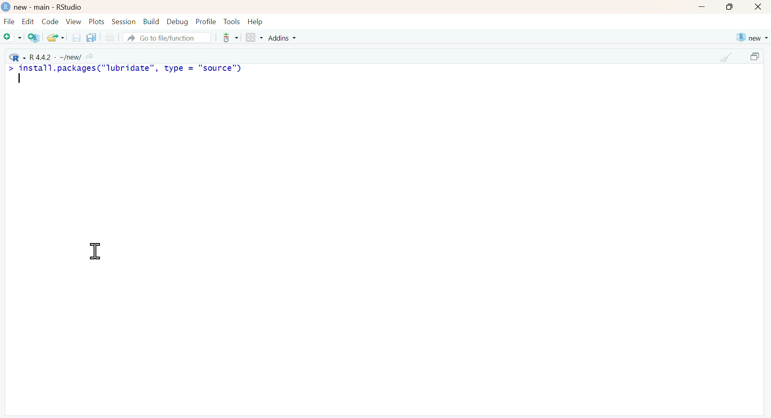 This screenshot has width=771, height=418. I want to click on Go to file/function, so click(166, 37).